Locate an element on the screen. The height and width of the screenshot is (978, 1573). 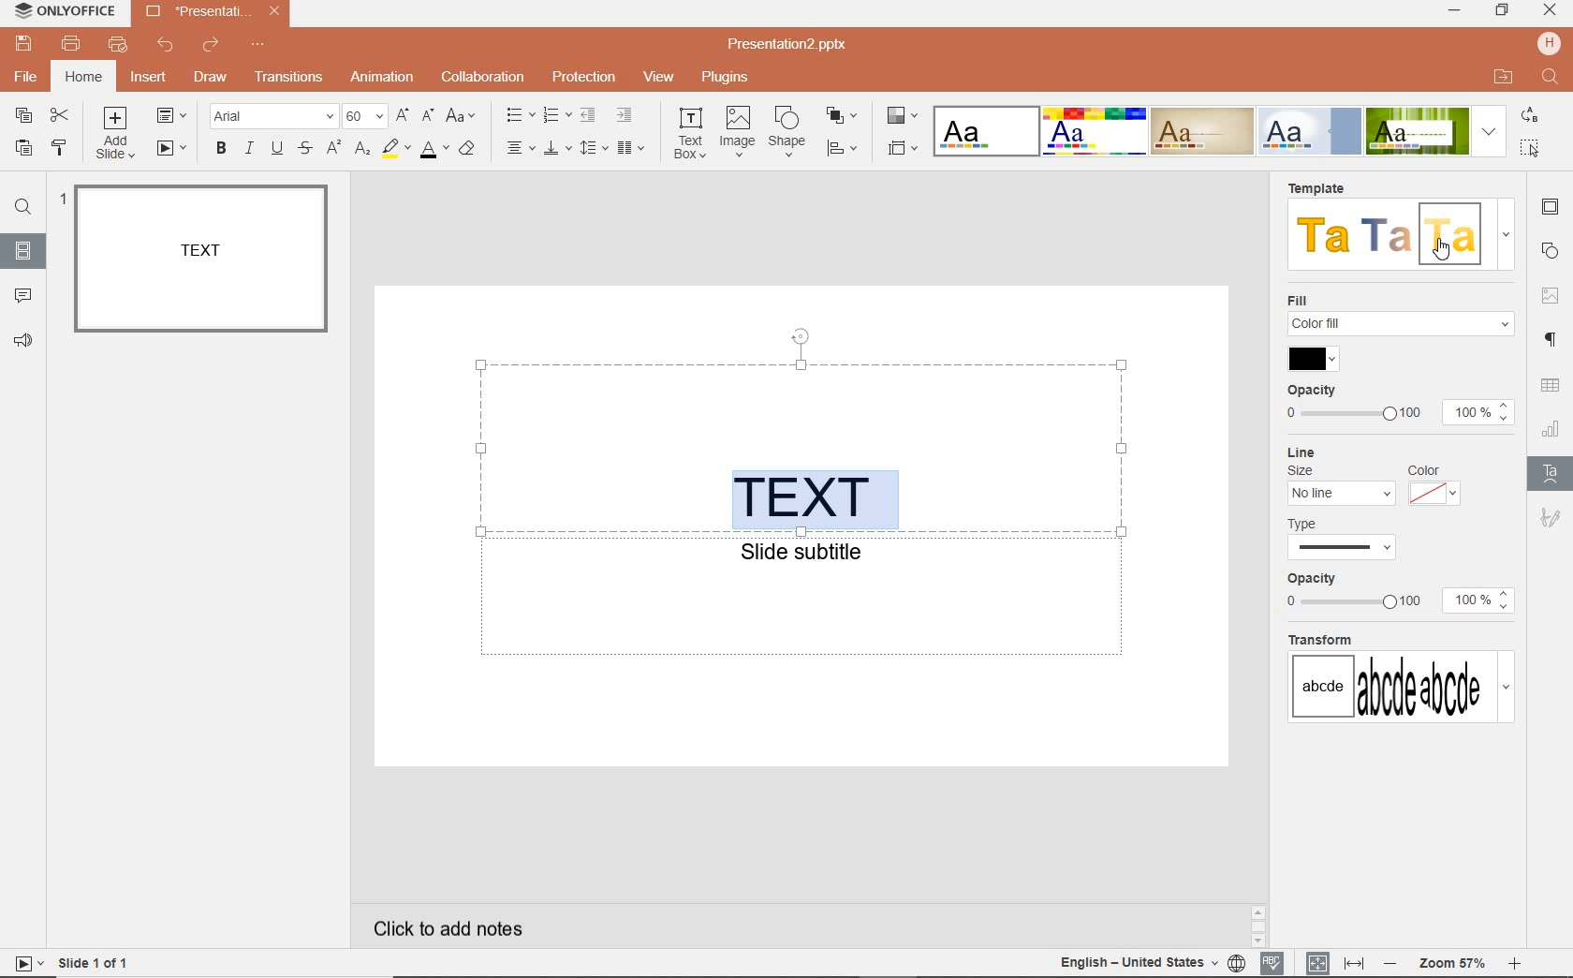
PRINT is located at coordinates (72, 44).